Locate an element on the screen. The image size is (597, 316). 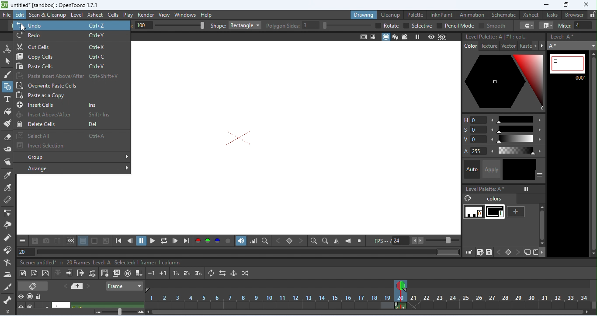
title is located at coordinates (50, 4).